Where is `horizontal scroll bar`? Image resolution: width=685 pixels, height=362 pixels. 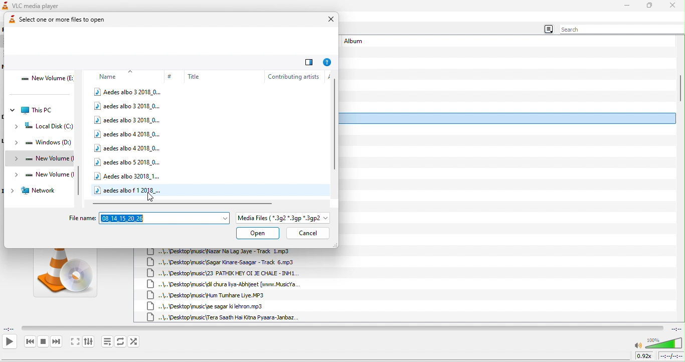 horizontal scroll bar is located at coordinates (184, 203).